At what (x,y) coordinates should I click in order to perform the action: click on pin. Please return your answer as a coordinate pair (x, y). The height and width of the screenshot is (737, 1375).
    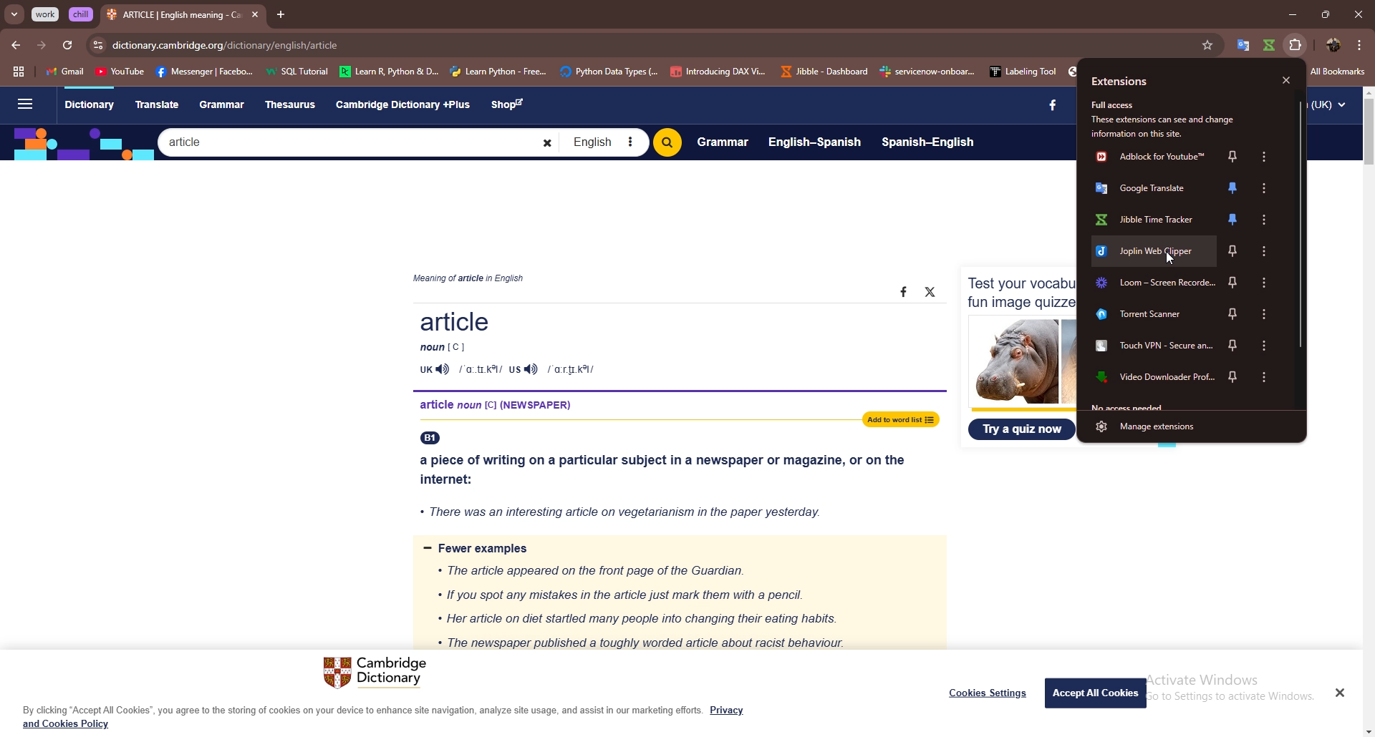
    Looking at the image, I should click on (1234, 250).